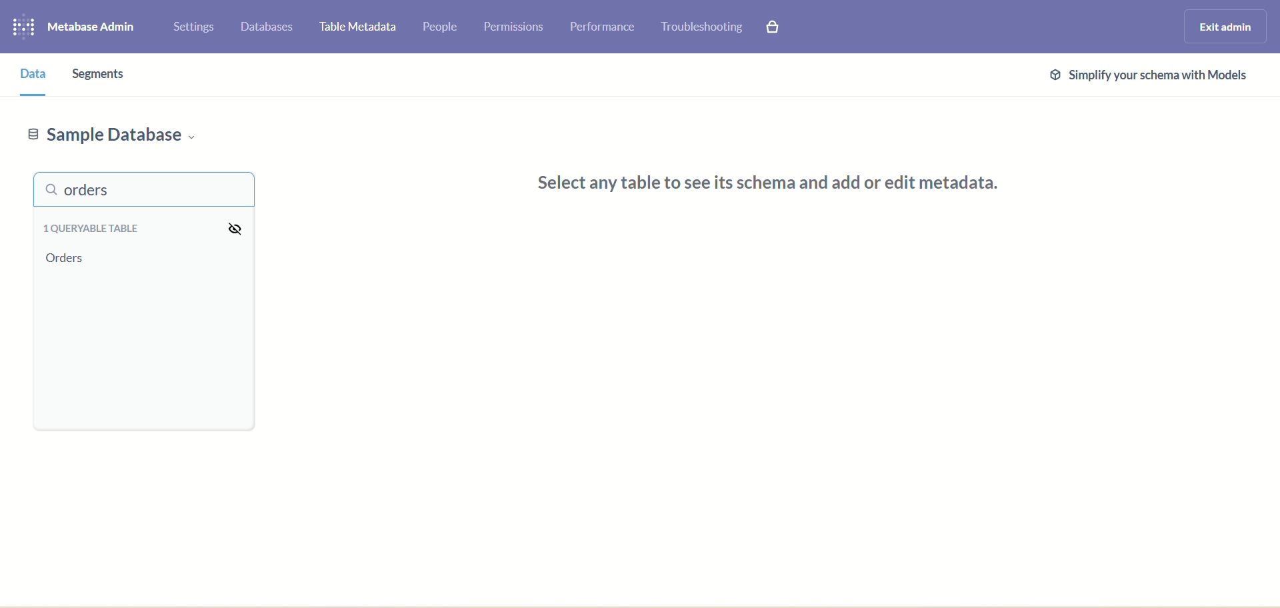 This screenshot has height=608, width=1280. Describe the element at coordinates (774, 31) in the screenshot. I see `paid features` at that location.